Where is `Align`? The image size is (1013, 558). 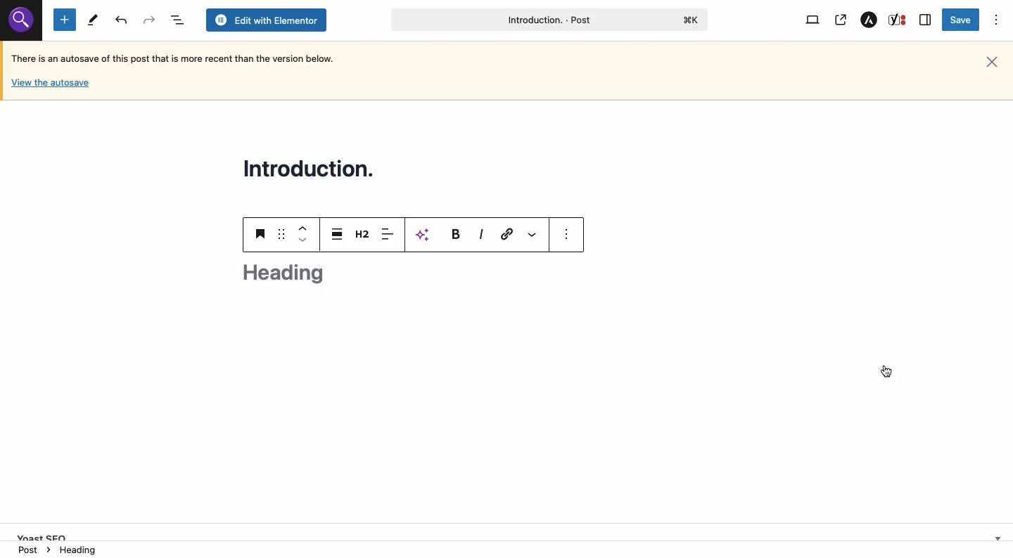 Align is located at coordinates (388, 235).